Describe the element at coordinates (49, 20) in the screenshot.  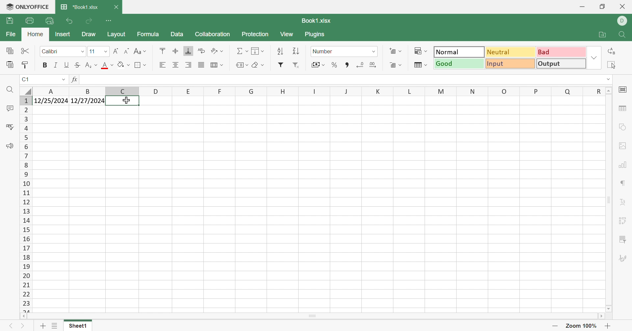
I see `Quick Print` at that location.